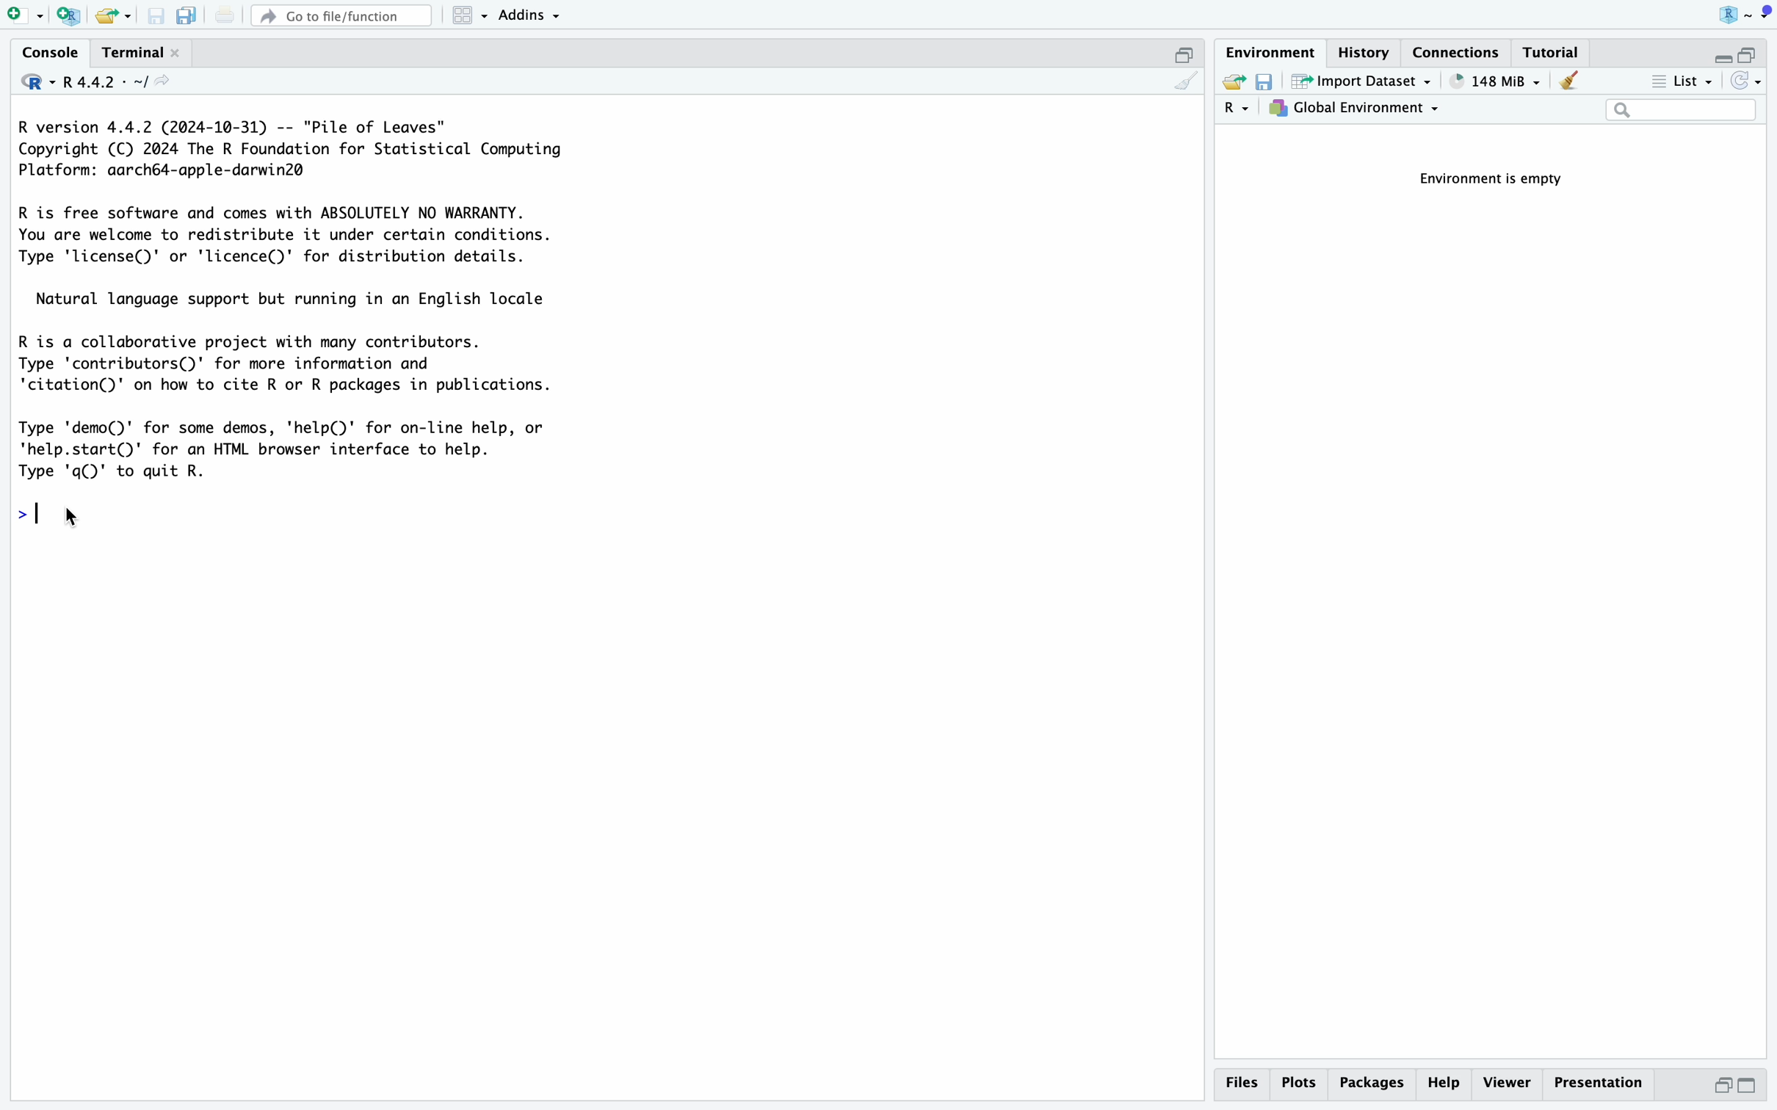 The width and height of the screenshot is (1777, 1110). Describe the element at coordinates (1187, 51) in the screenshot. I see `maximize` at that location.